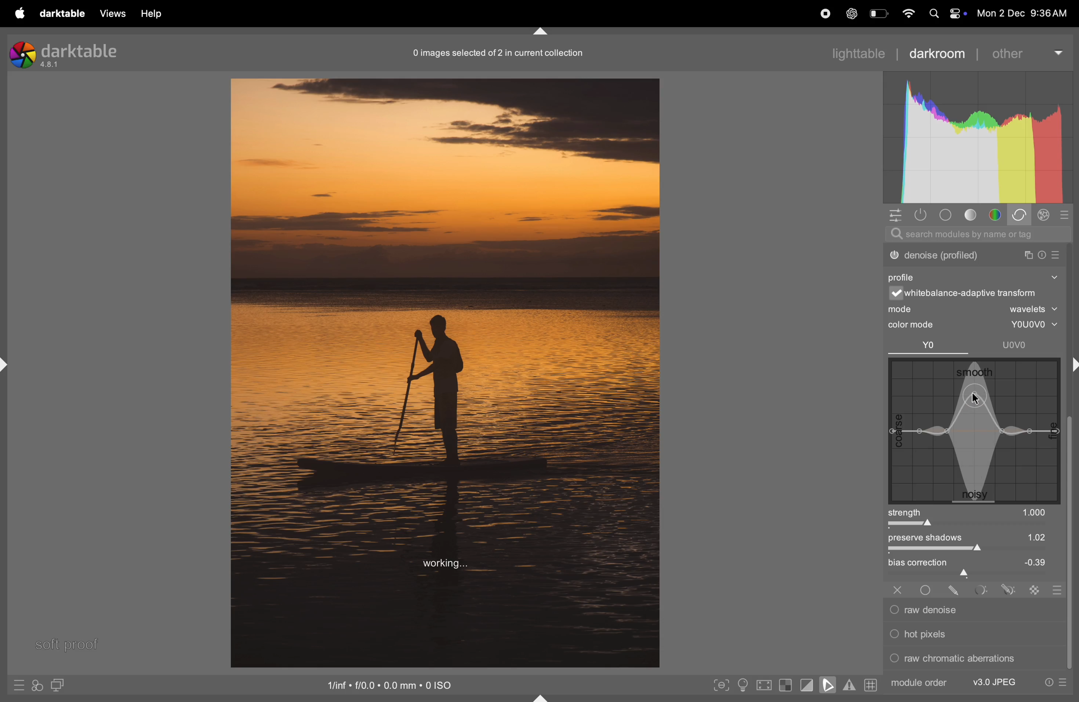 The width and height of the screenshot is (1079, 702). Describe the element at coordinates (907, 512) in the screenshot. I see `strength` at that location.